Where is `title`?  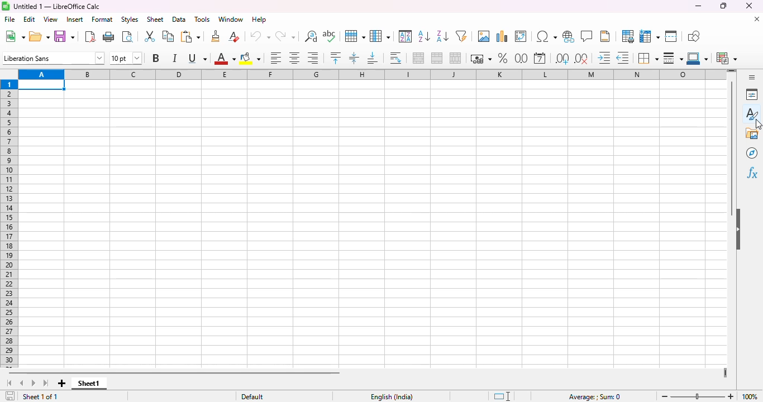
title is located at coordinates (57, 6).